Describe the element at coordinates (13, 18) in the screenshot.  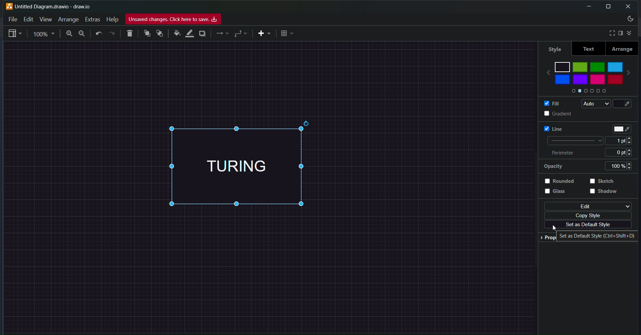
I see `File` at that location.